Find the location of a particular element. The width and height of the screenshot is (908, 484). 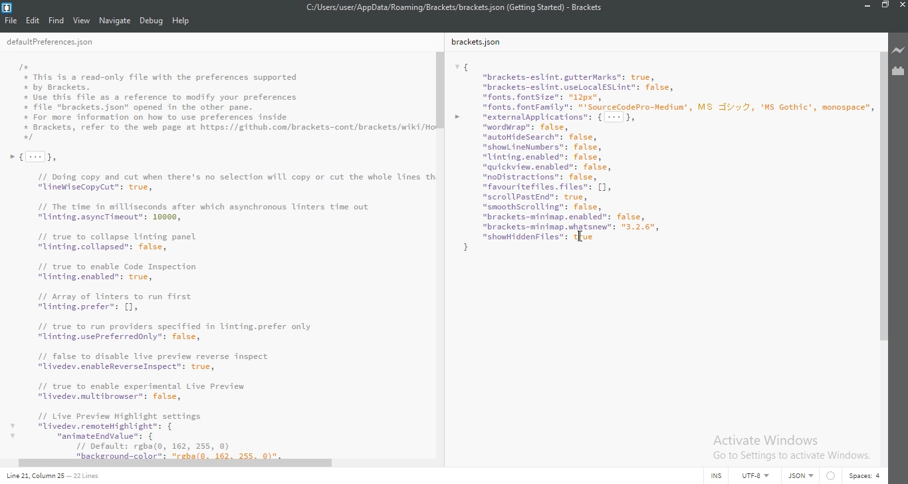

Edit is located at coordinates (33, 21).